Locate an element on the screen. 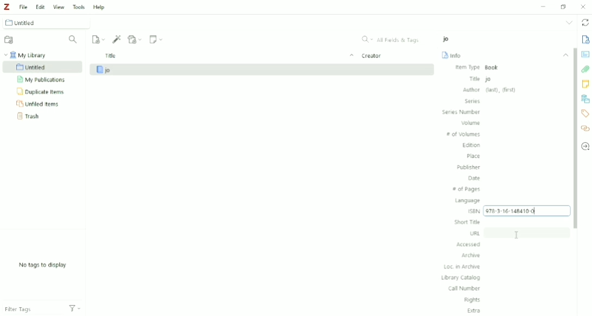 This screenshot has width=592, height=316. Volume is located at coordinates (472, 123).